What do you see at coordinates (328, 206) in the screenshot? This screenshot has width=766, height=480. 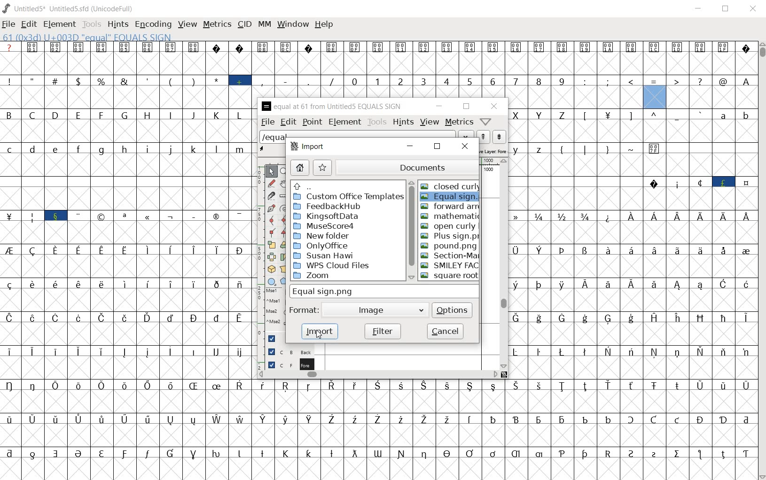 I see `feedbackHub` at bounding box center [328, 206].